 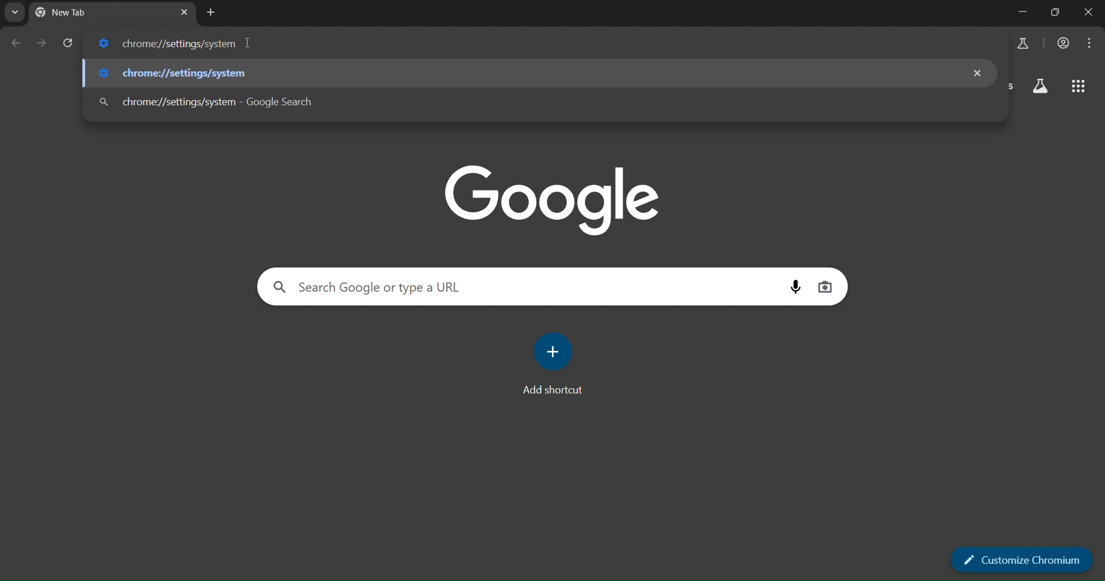 What do you see at coordinates (552, 197) in the screenshot?
I see `google ` at bounding box center [552, 197].